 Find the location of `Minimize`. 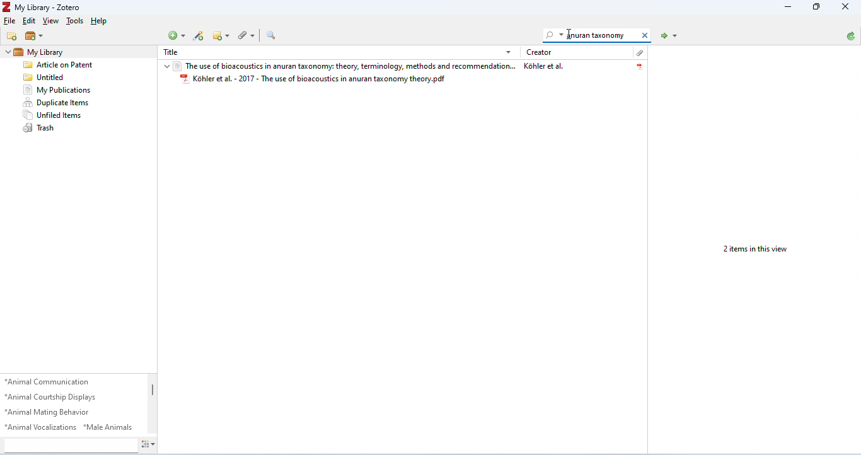

Minimize is located at coordinates (818, 6).